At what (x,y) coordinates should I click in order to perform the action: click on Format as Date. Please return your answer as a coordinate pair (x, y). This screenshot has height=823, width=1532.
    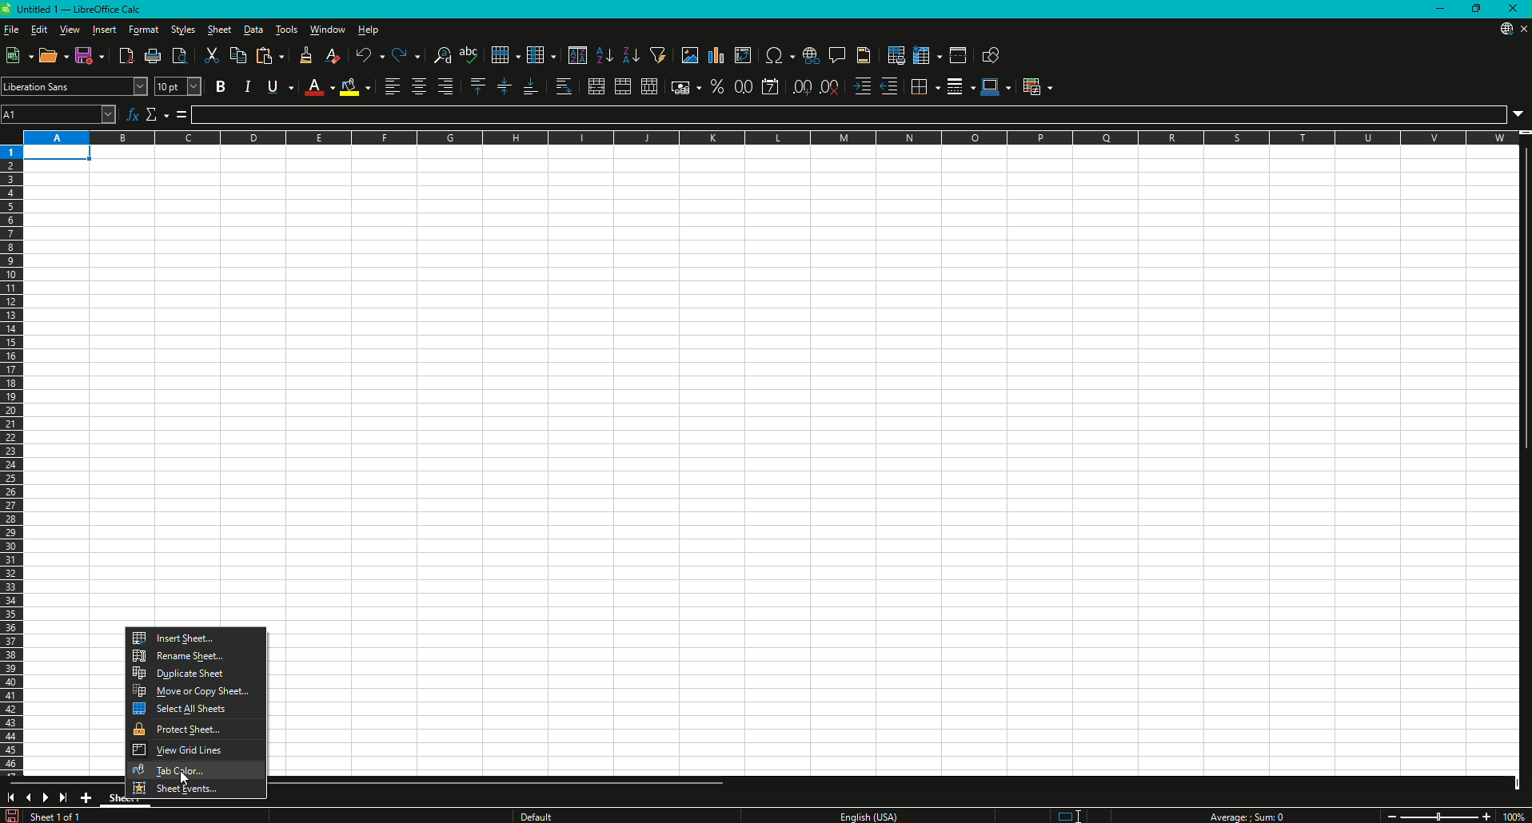
    Looking at the image, I should click on (771, 86).